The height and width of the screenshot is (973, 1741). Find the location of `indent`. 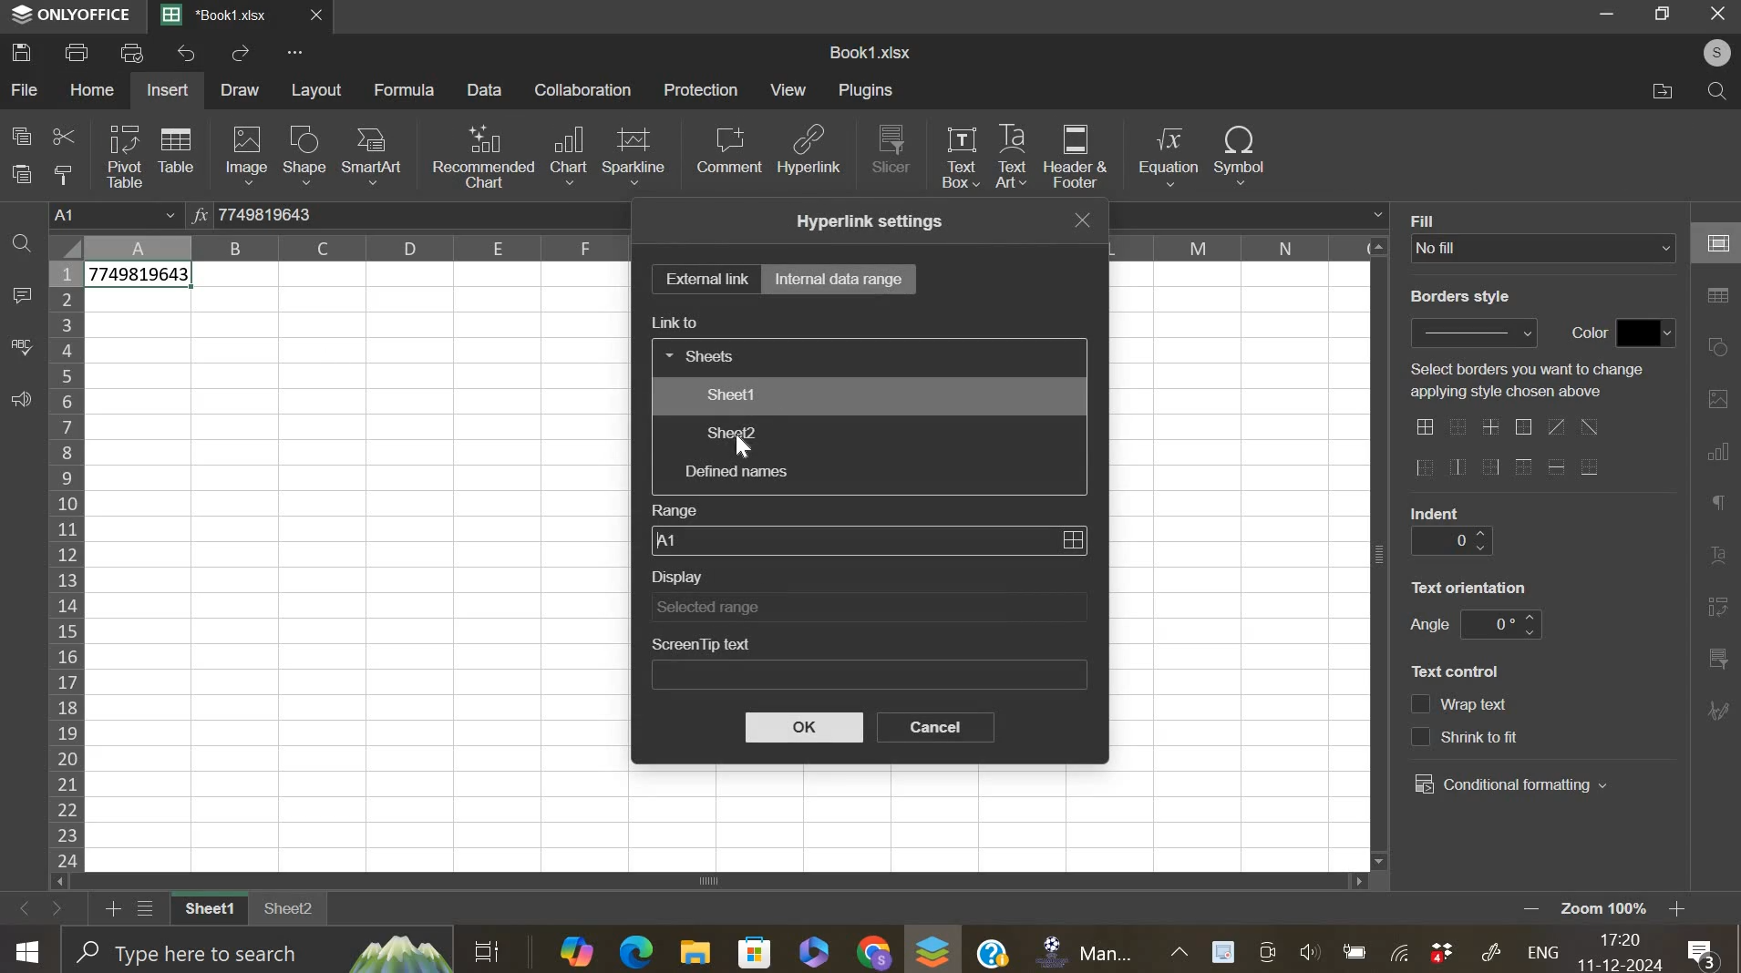

indent is located at coordinates (1450, 542).